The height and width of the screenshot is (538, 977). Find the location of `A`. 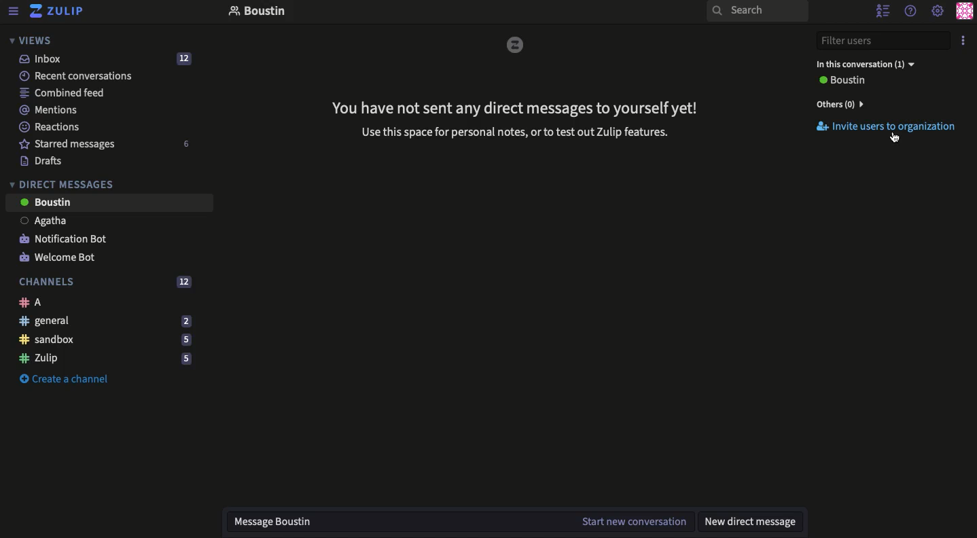

A is located at coordinates (26, 302).